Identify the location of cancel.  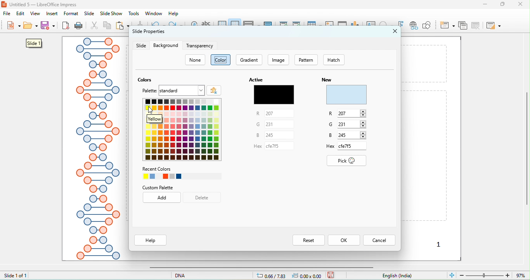
(379, 240).